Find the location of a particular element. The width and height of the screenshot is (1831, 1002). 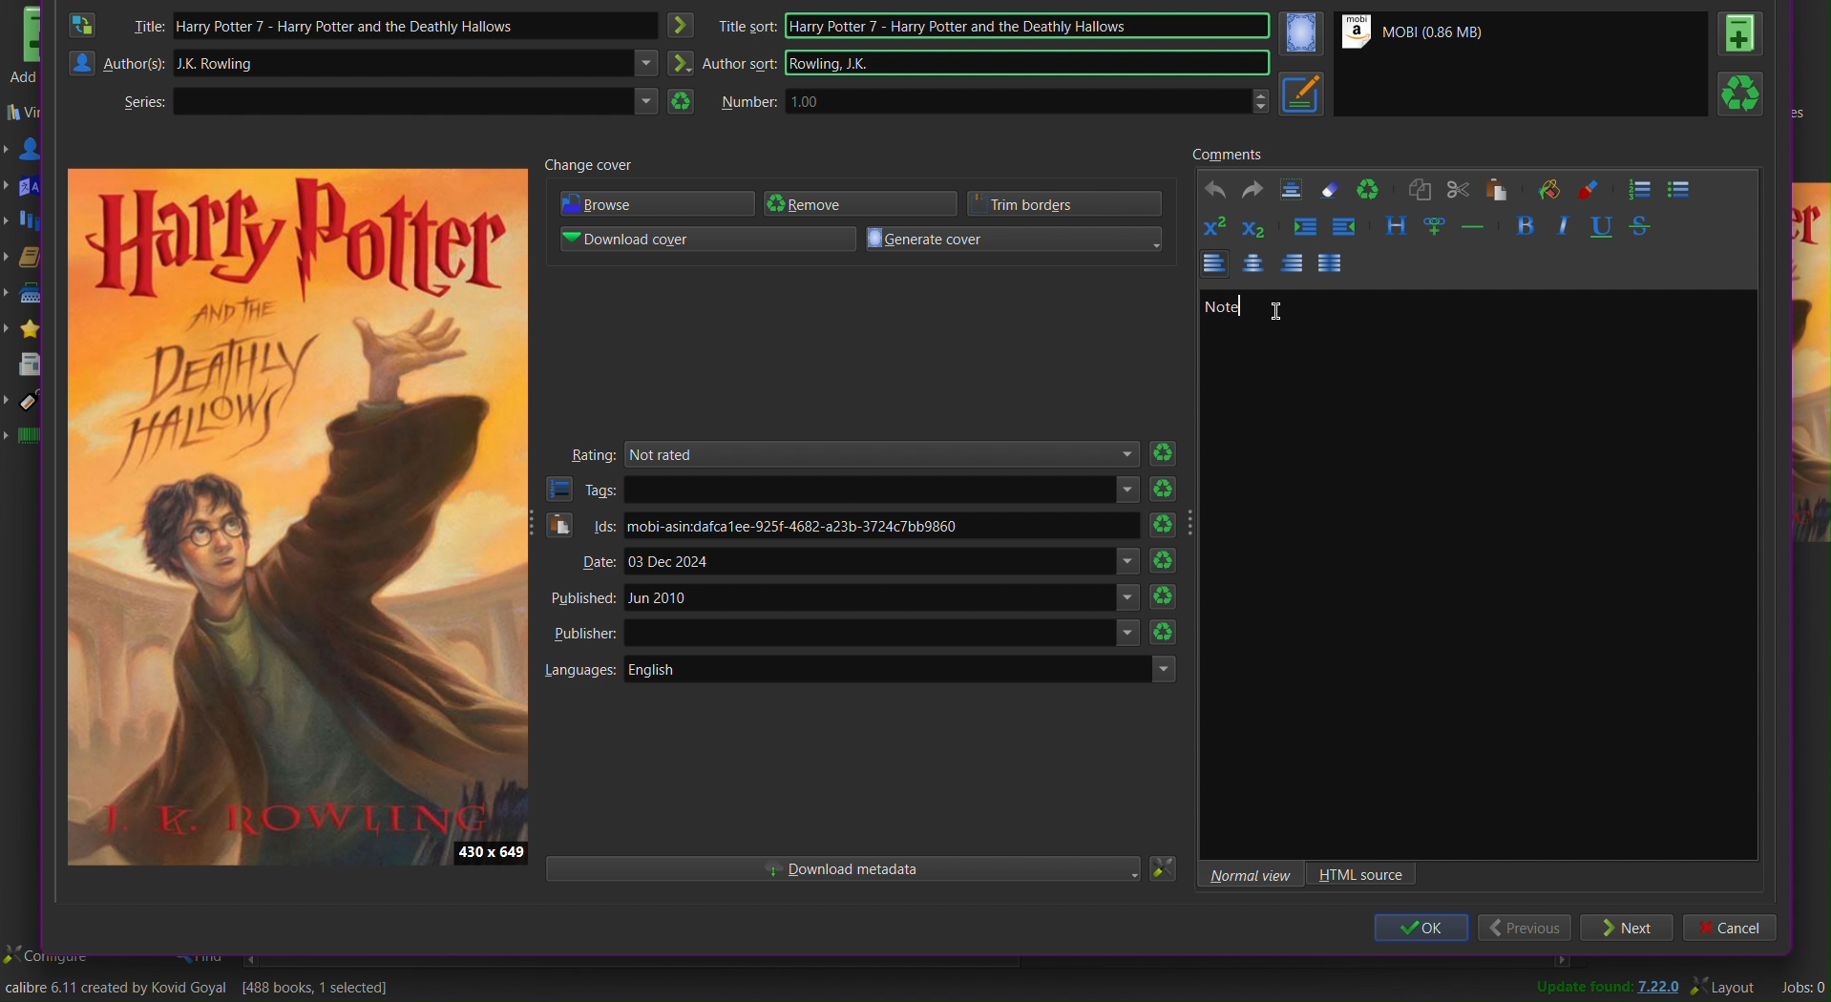

Number  is located at coordinates (748, 102).